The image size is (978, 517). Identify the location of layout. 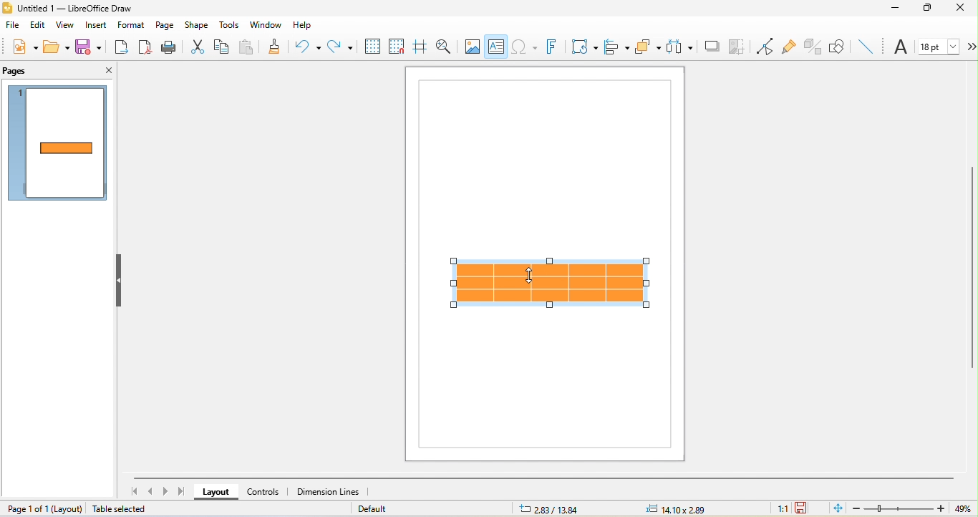
(218, 493).